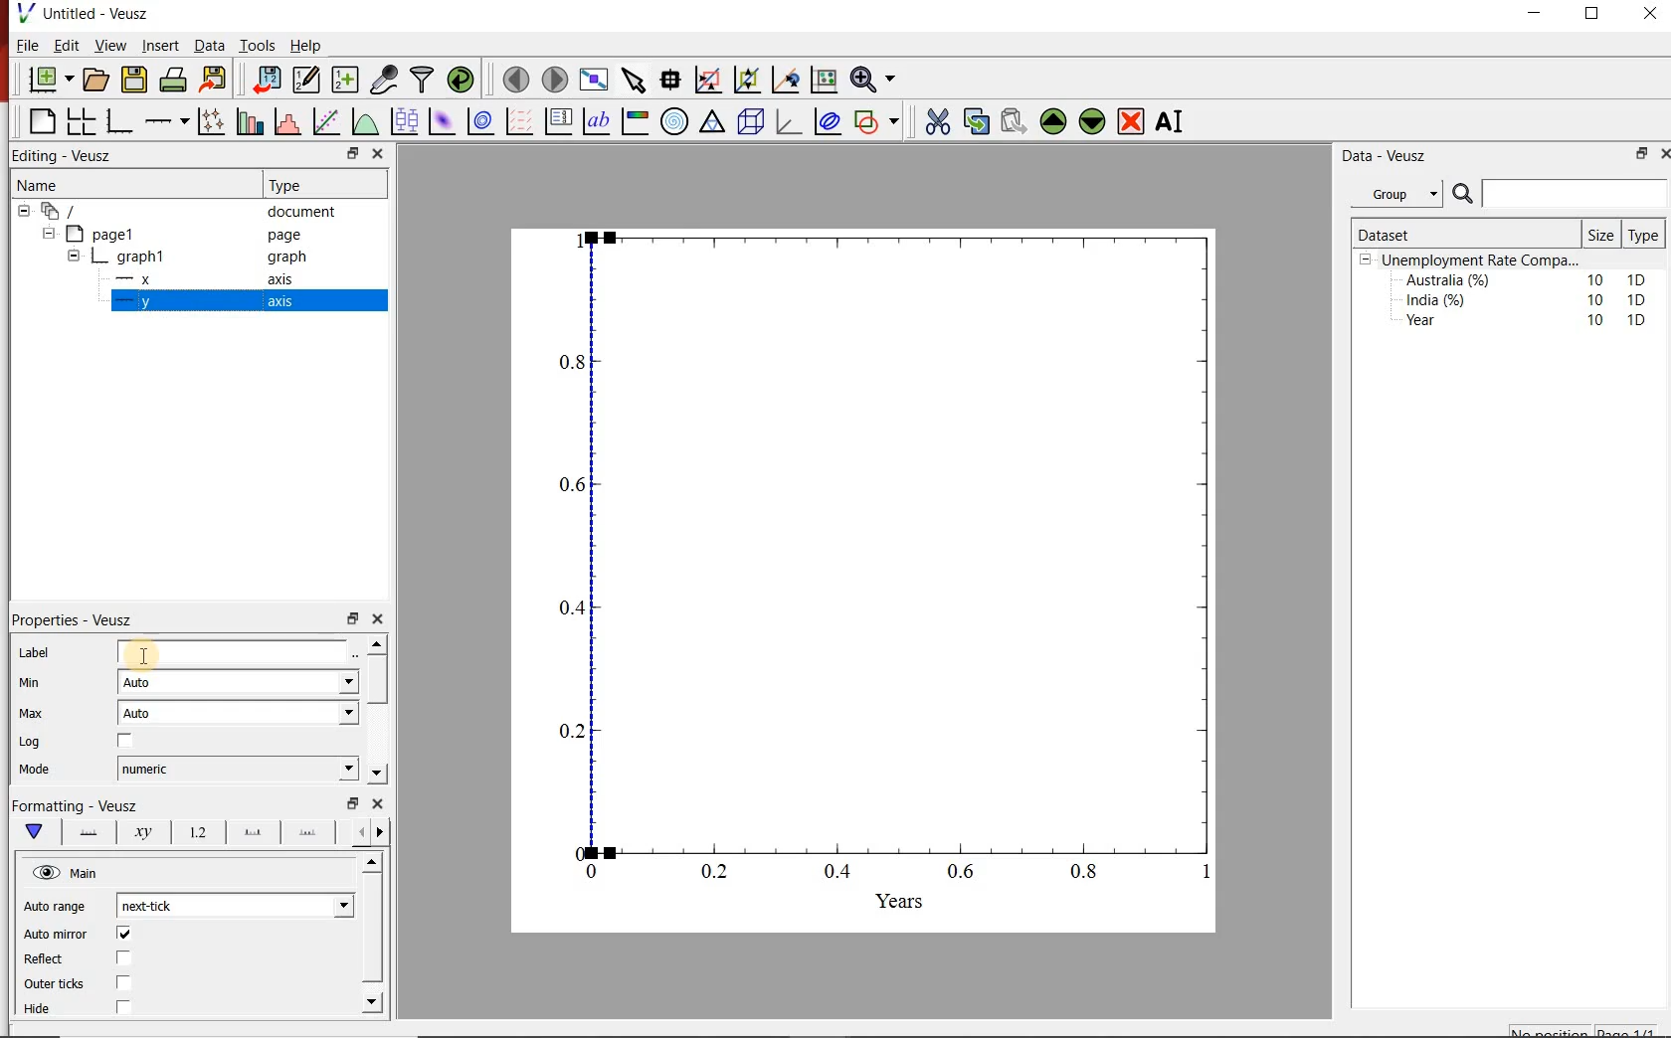 Image resolution: width=1671 pixels, height=1038 pixels. I want to click on minimise, so click(1640, 153).